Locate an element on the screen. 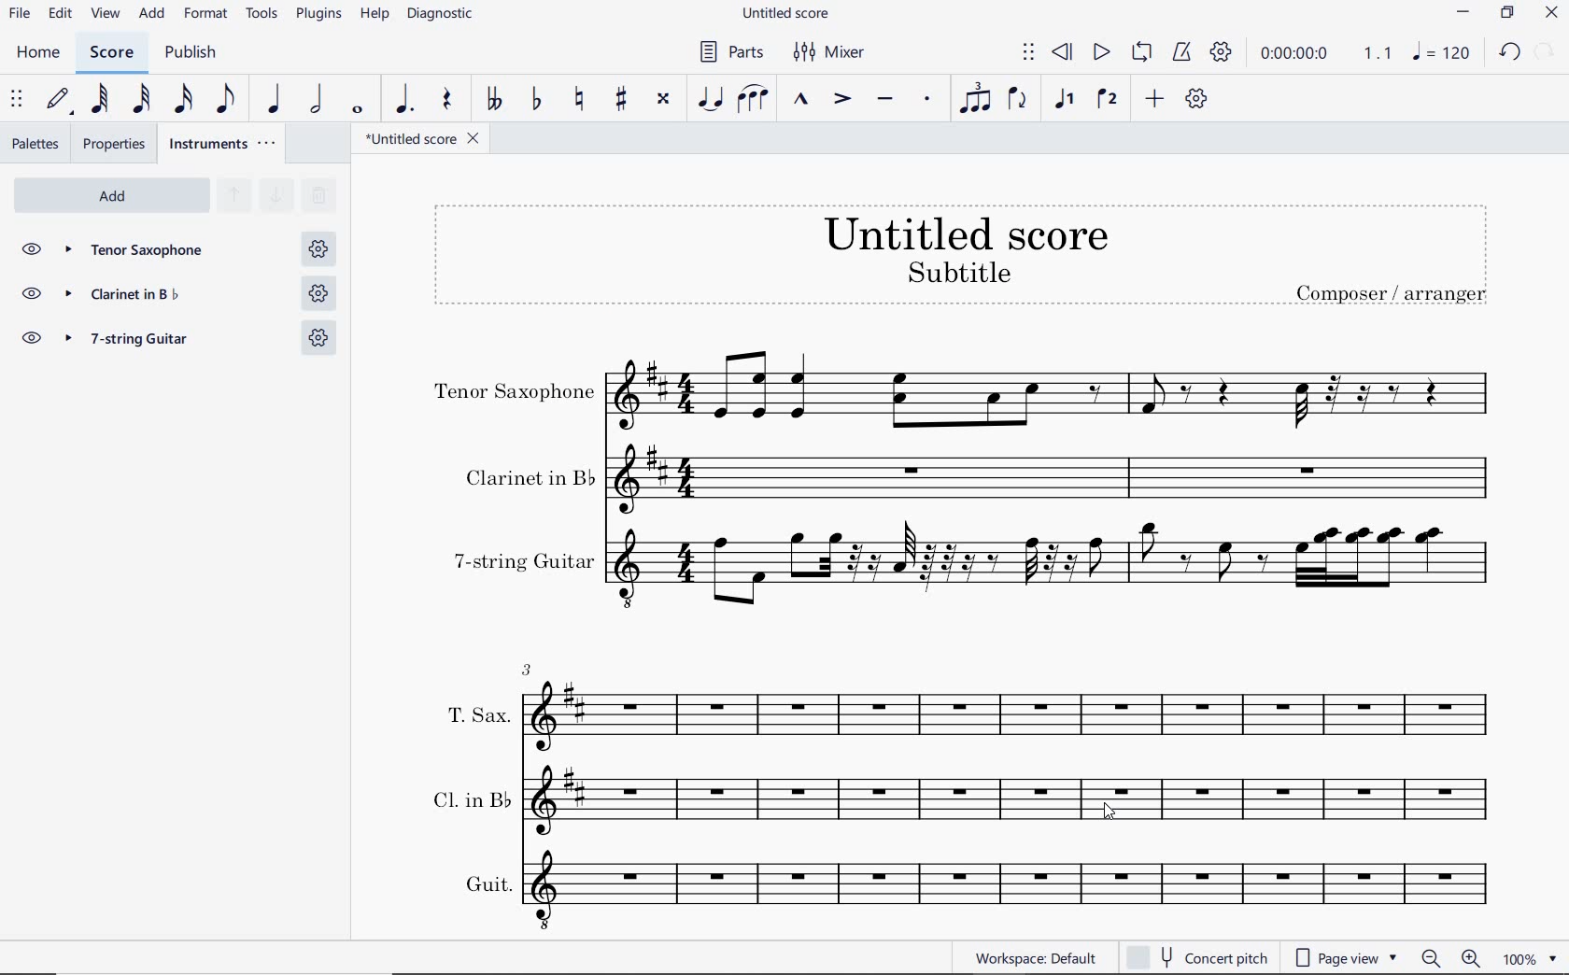  settings is located at coordinates (318, 294).